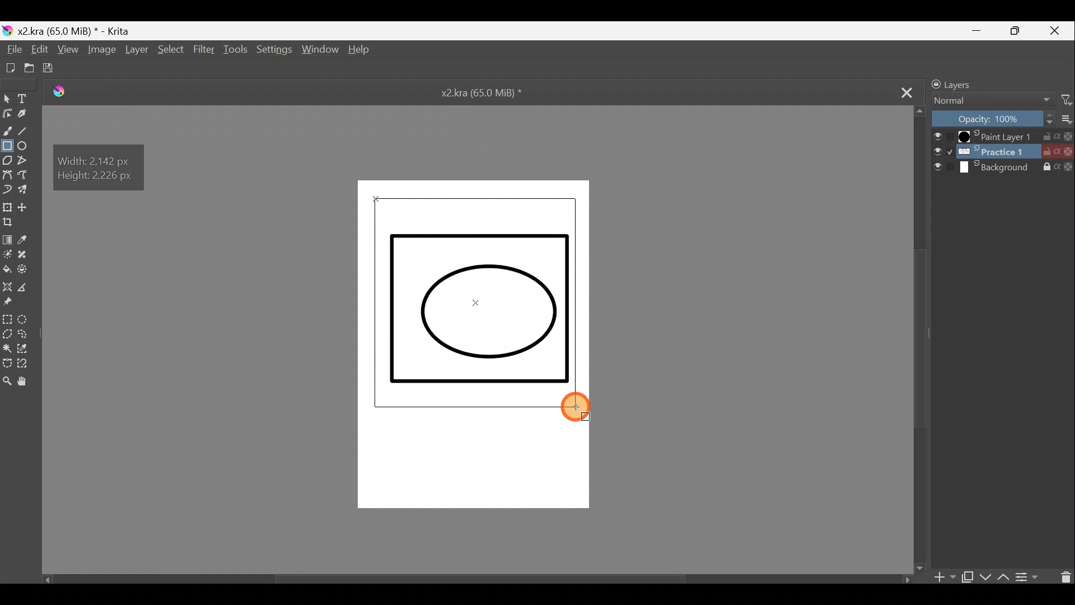 The image size is (1075, 605). I want to click on Ellipse tool, so click(26, 148).